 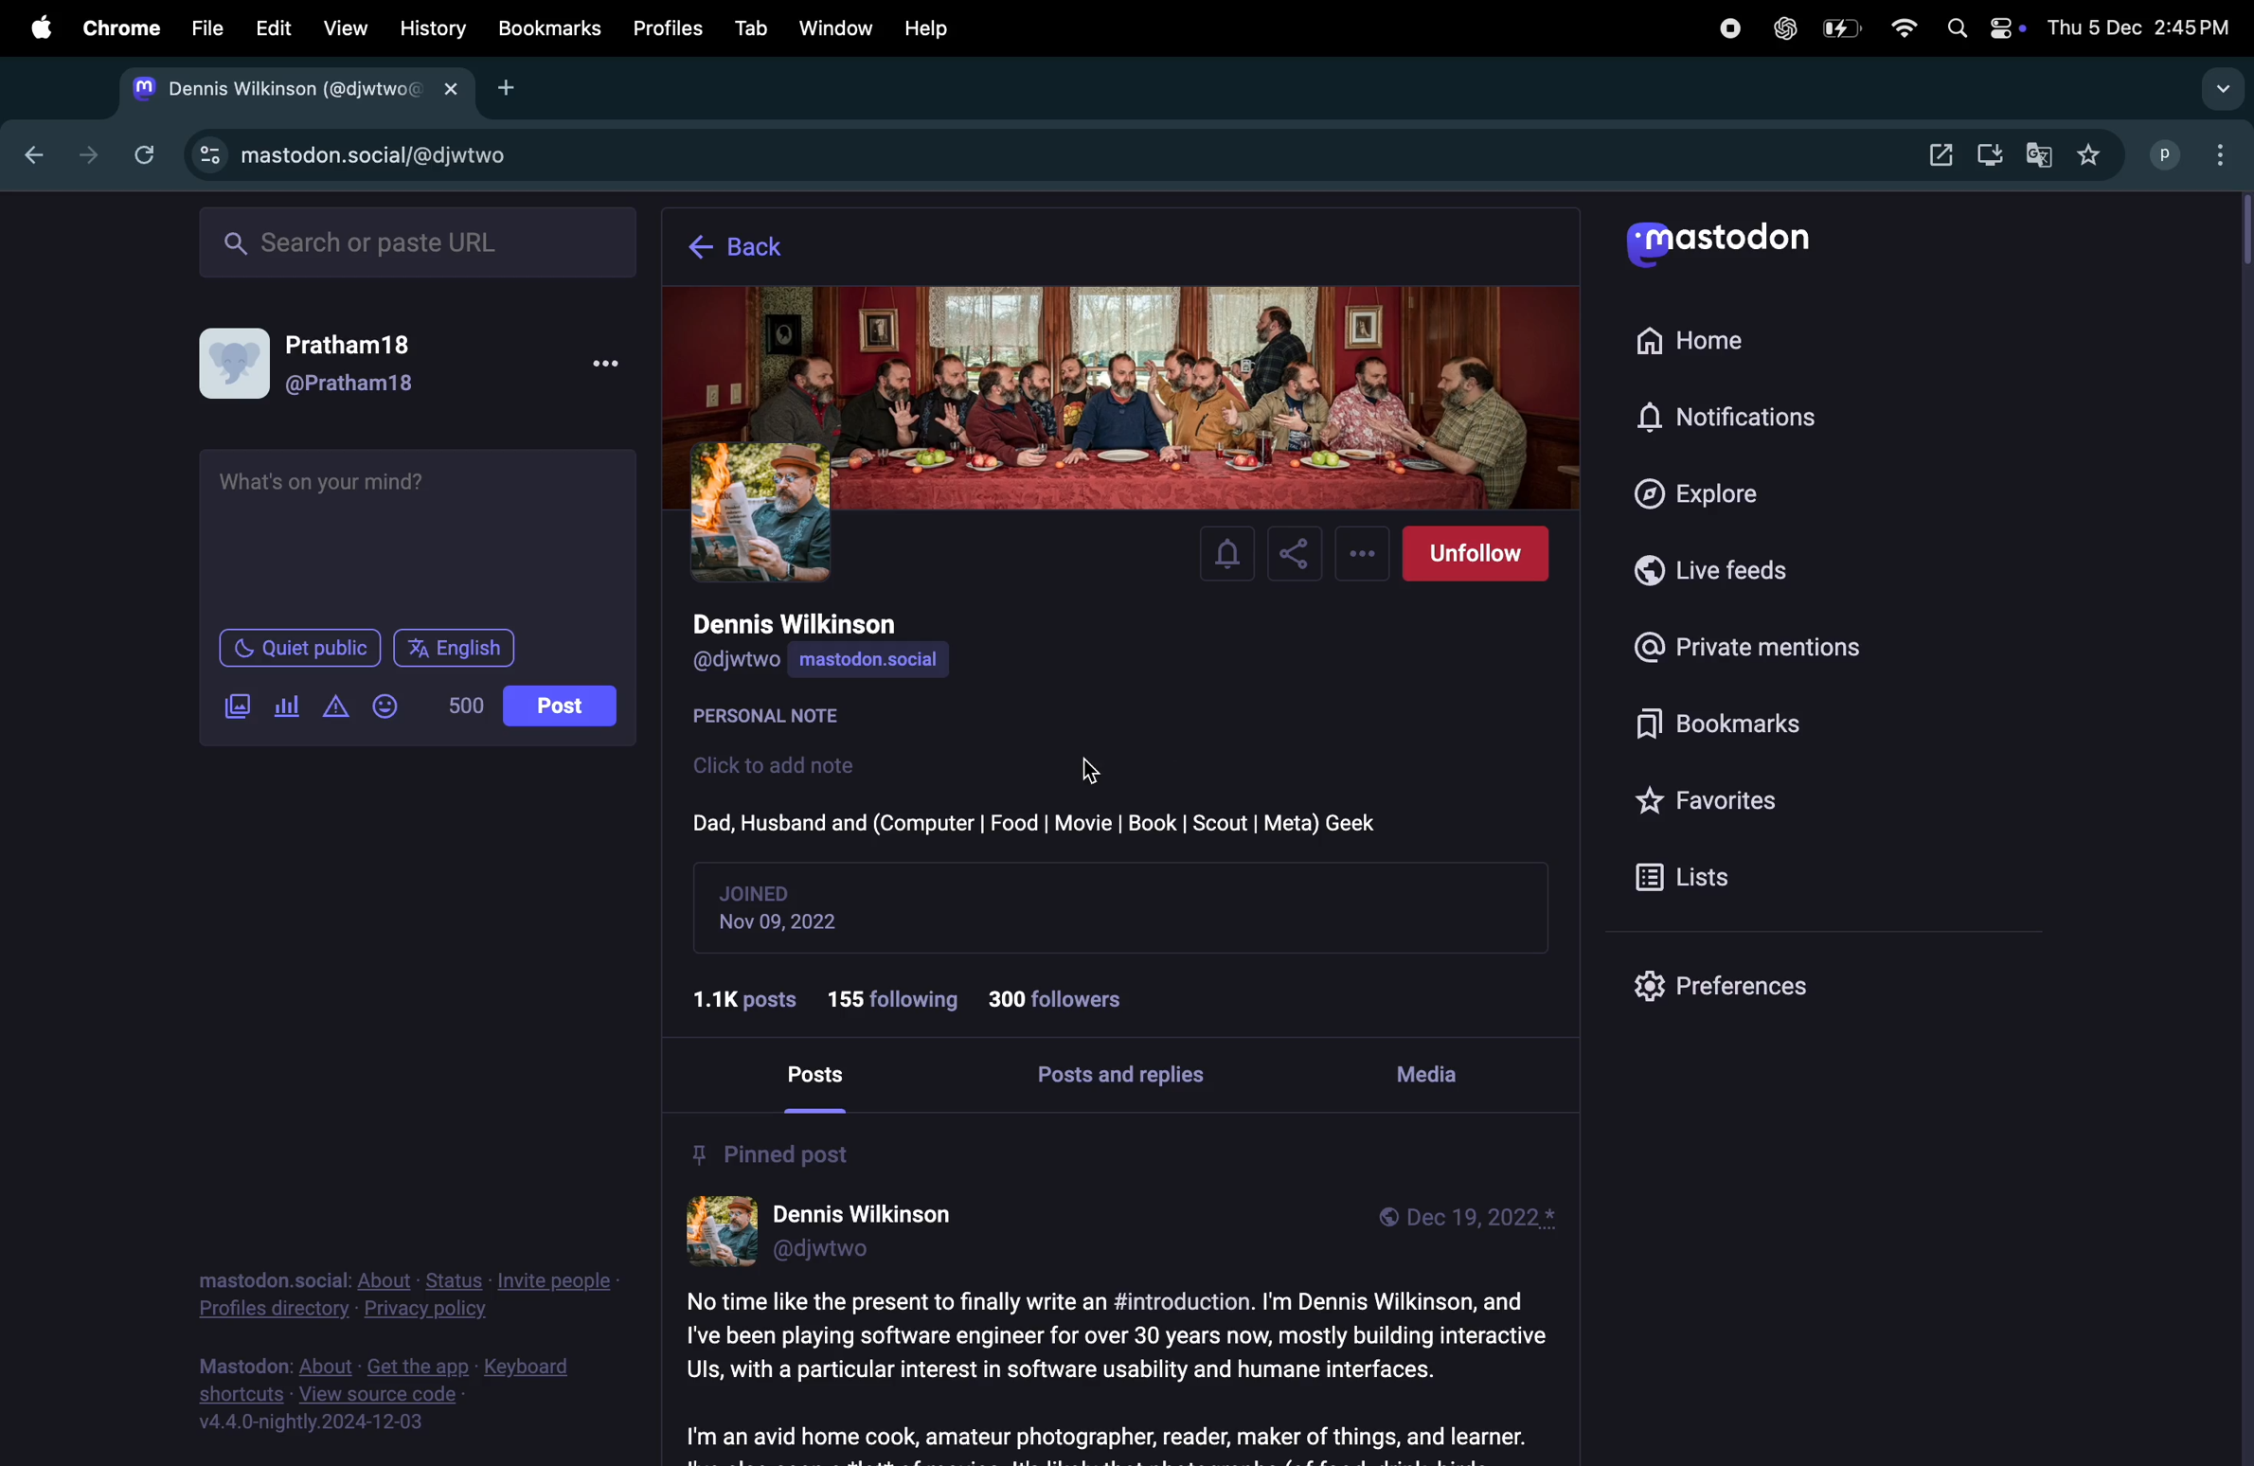 What do you see at coordinates (143, 152) in the screenshot?
I see `refresh` at bounding box center [143, 152].